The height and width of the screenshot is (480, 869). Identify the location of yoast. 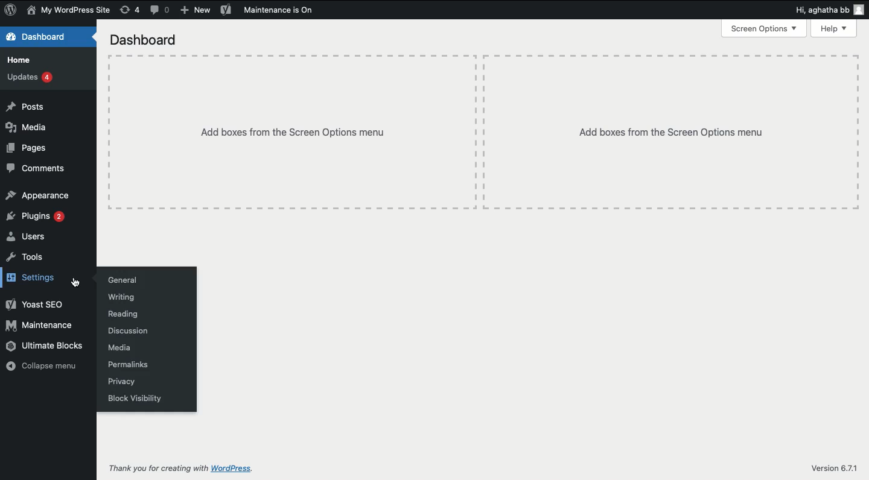
(226, 10).